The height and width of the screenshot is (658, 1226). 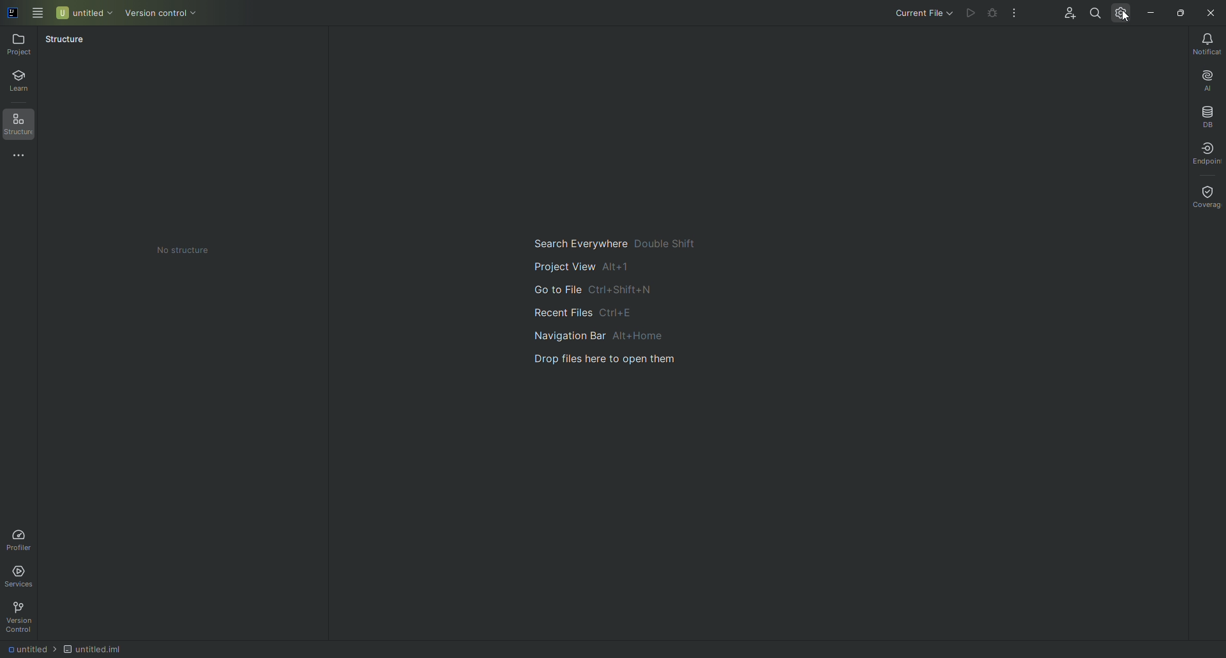 What do you see at coordinates (158, 13) in the screenshot?
I see `Version Control` at bounding box center [158, 13].